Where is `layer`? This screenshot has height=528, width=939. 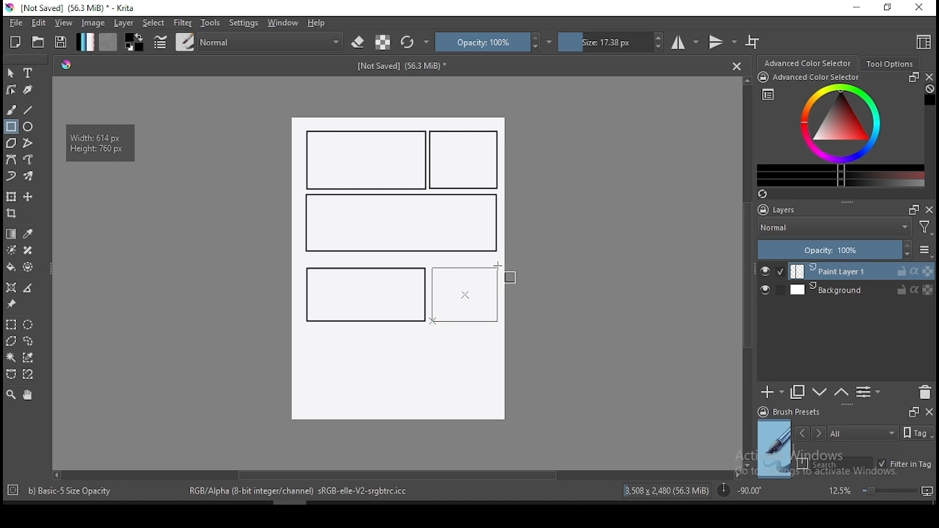 layer is located at coordinates (861, 290).